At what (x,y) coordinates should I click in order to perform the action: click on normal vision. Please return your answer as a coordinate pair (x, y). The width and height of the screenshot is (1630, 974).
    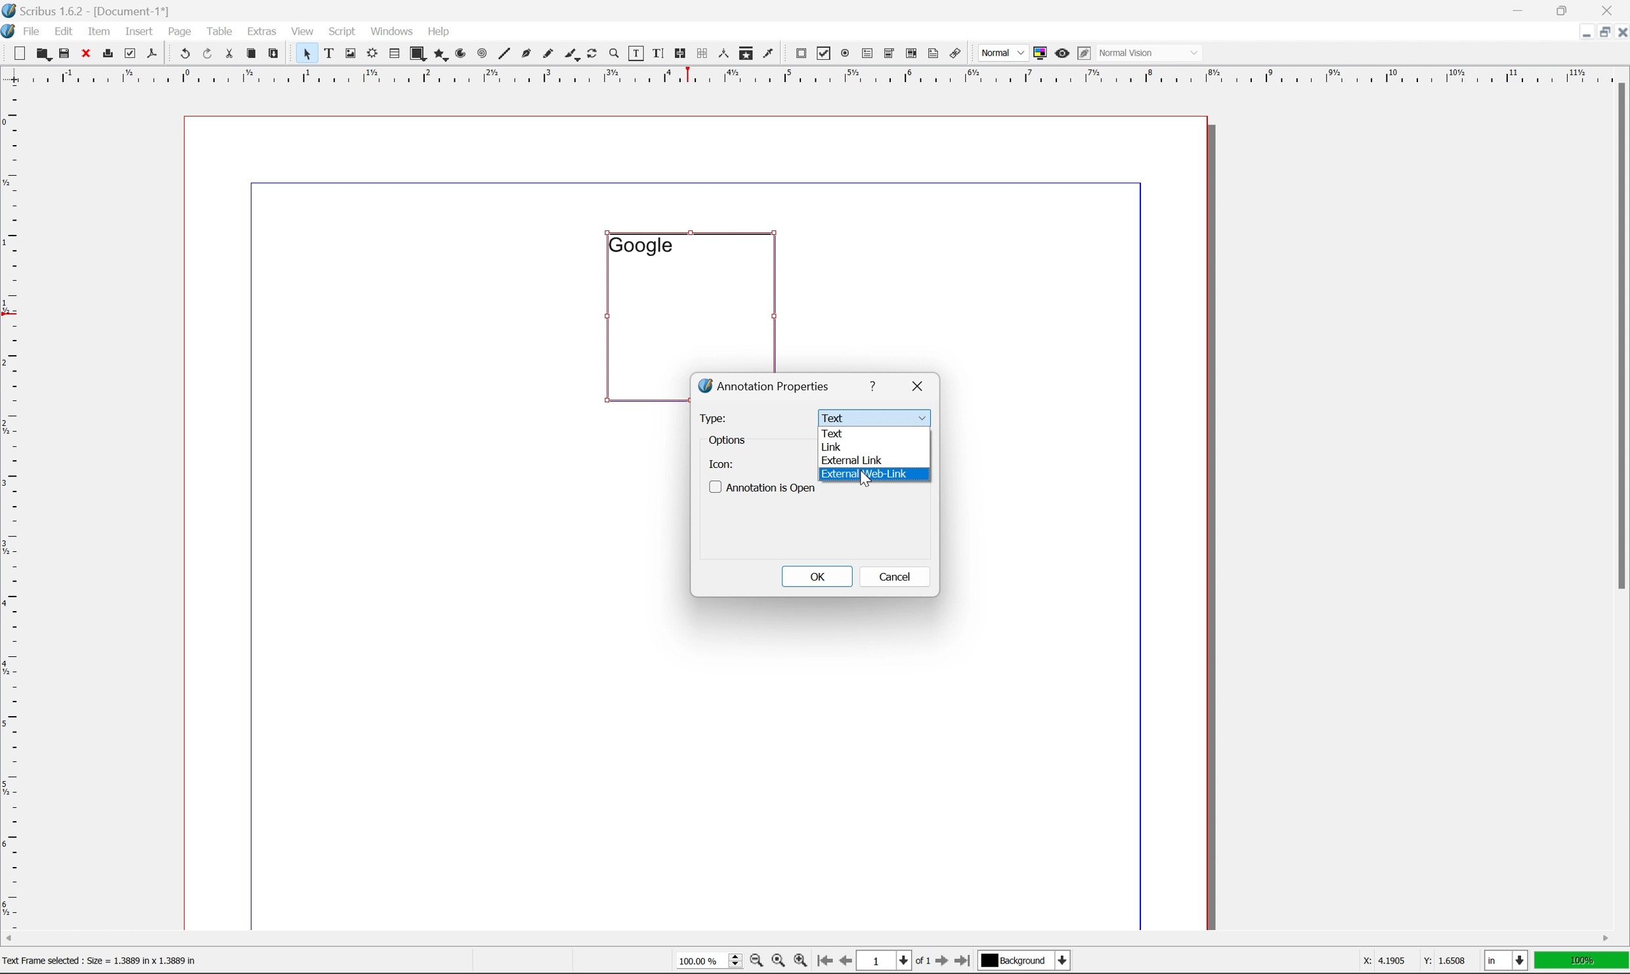
    Looking at the image, I should click on (1151, 53).